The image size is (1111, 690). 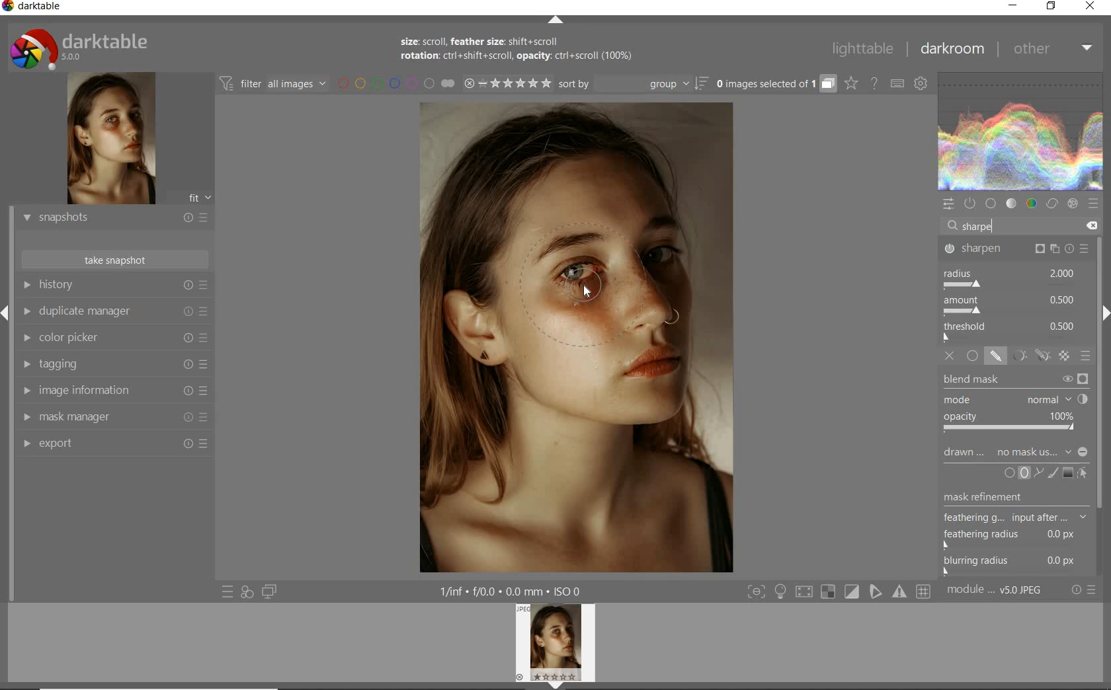 I want to click on DRAWN MASK, so click(x=1014, y=452).